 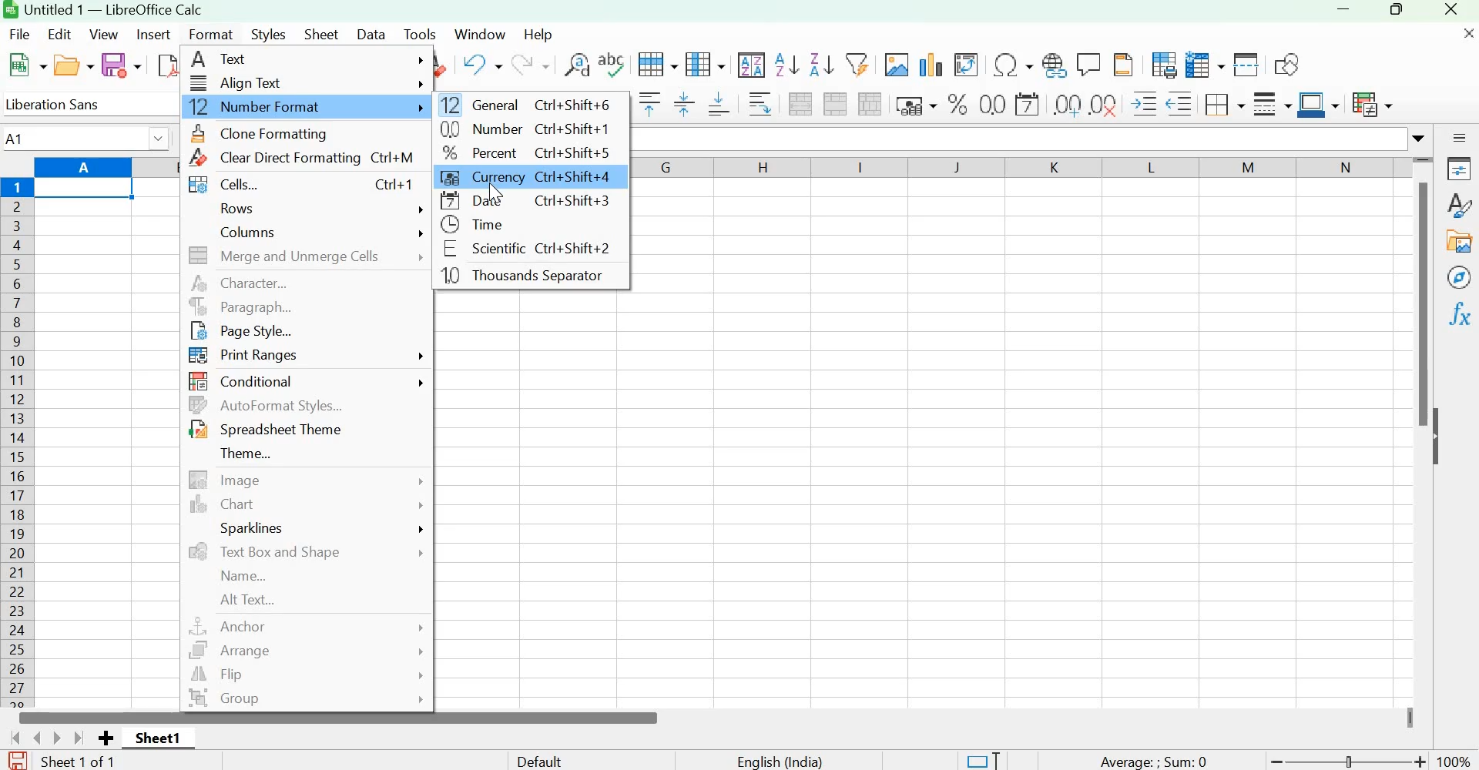 I want to click on Split window, so click(x=1246, y=65).